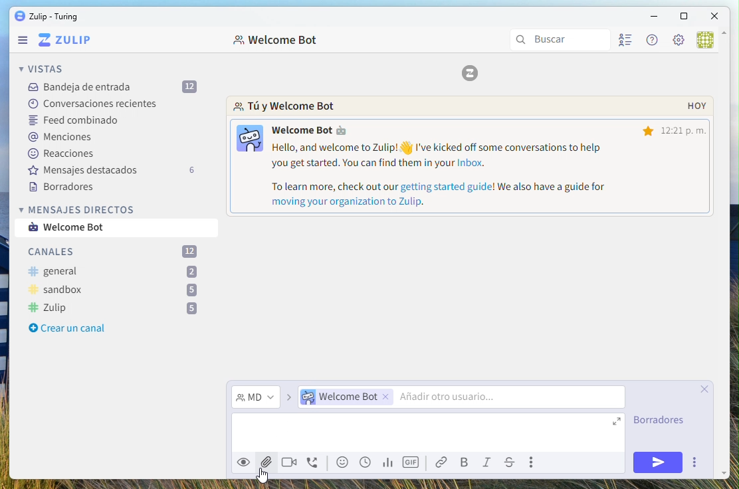 Image resolution: width=739 pixels, height=489 pixels. Describe the element at coordinates (445, 462) in the screenshot. I see `links` at that location.